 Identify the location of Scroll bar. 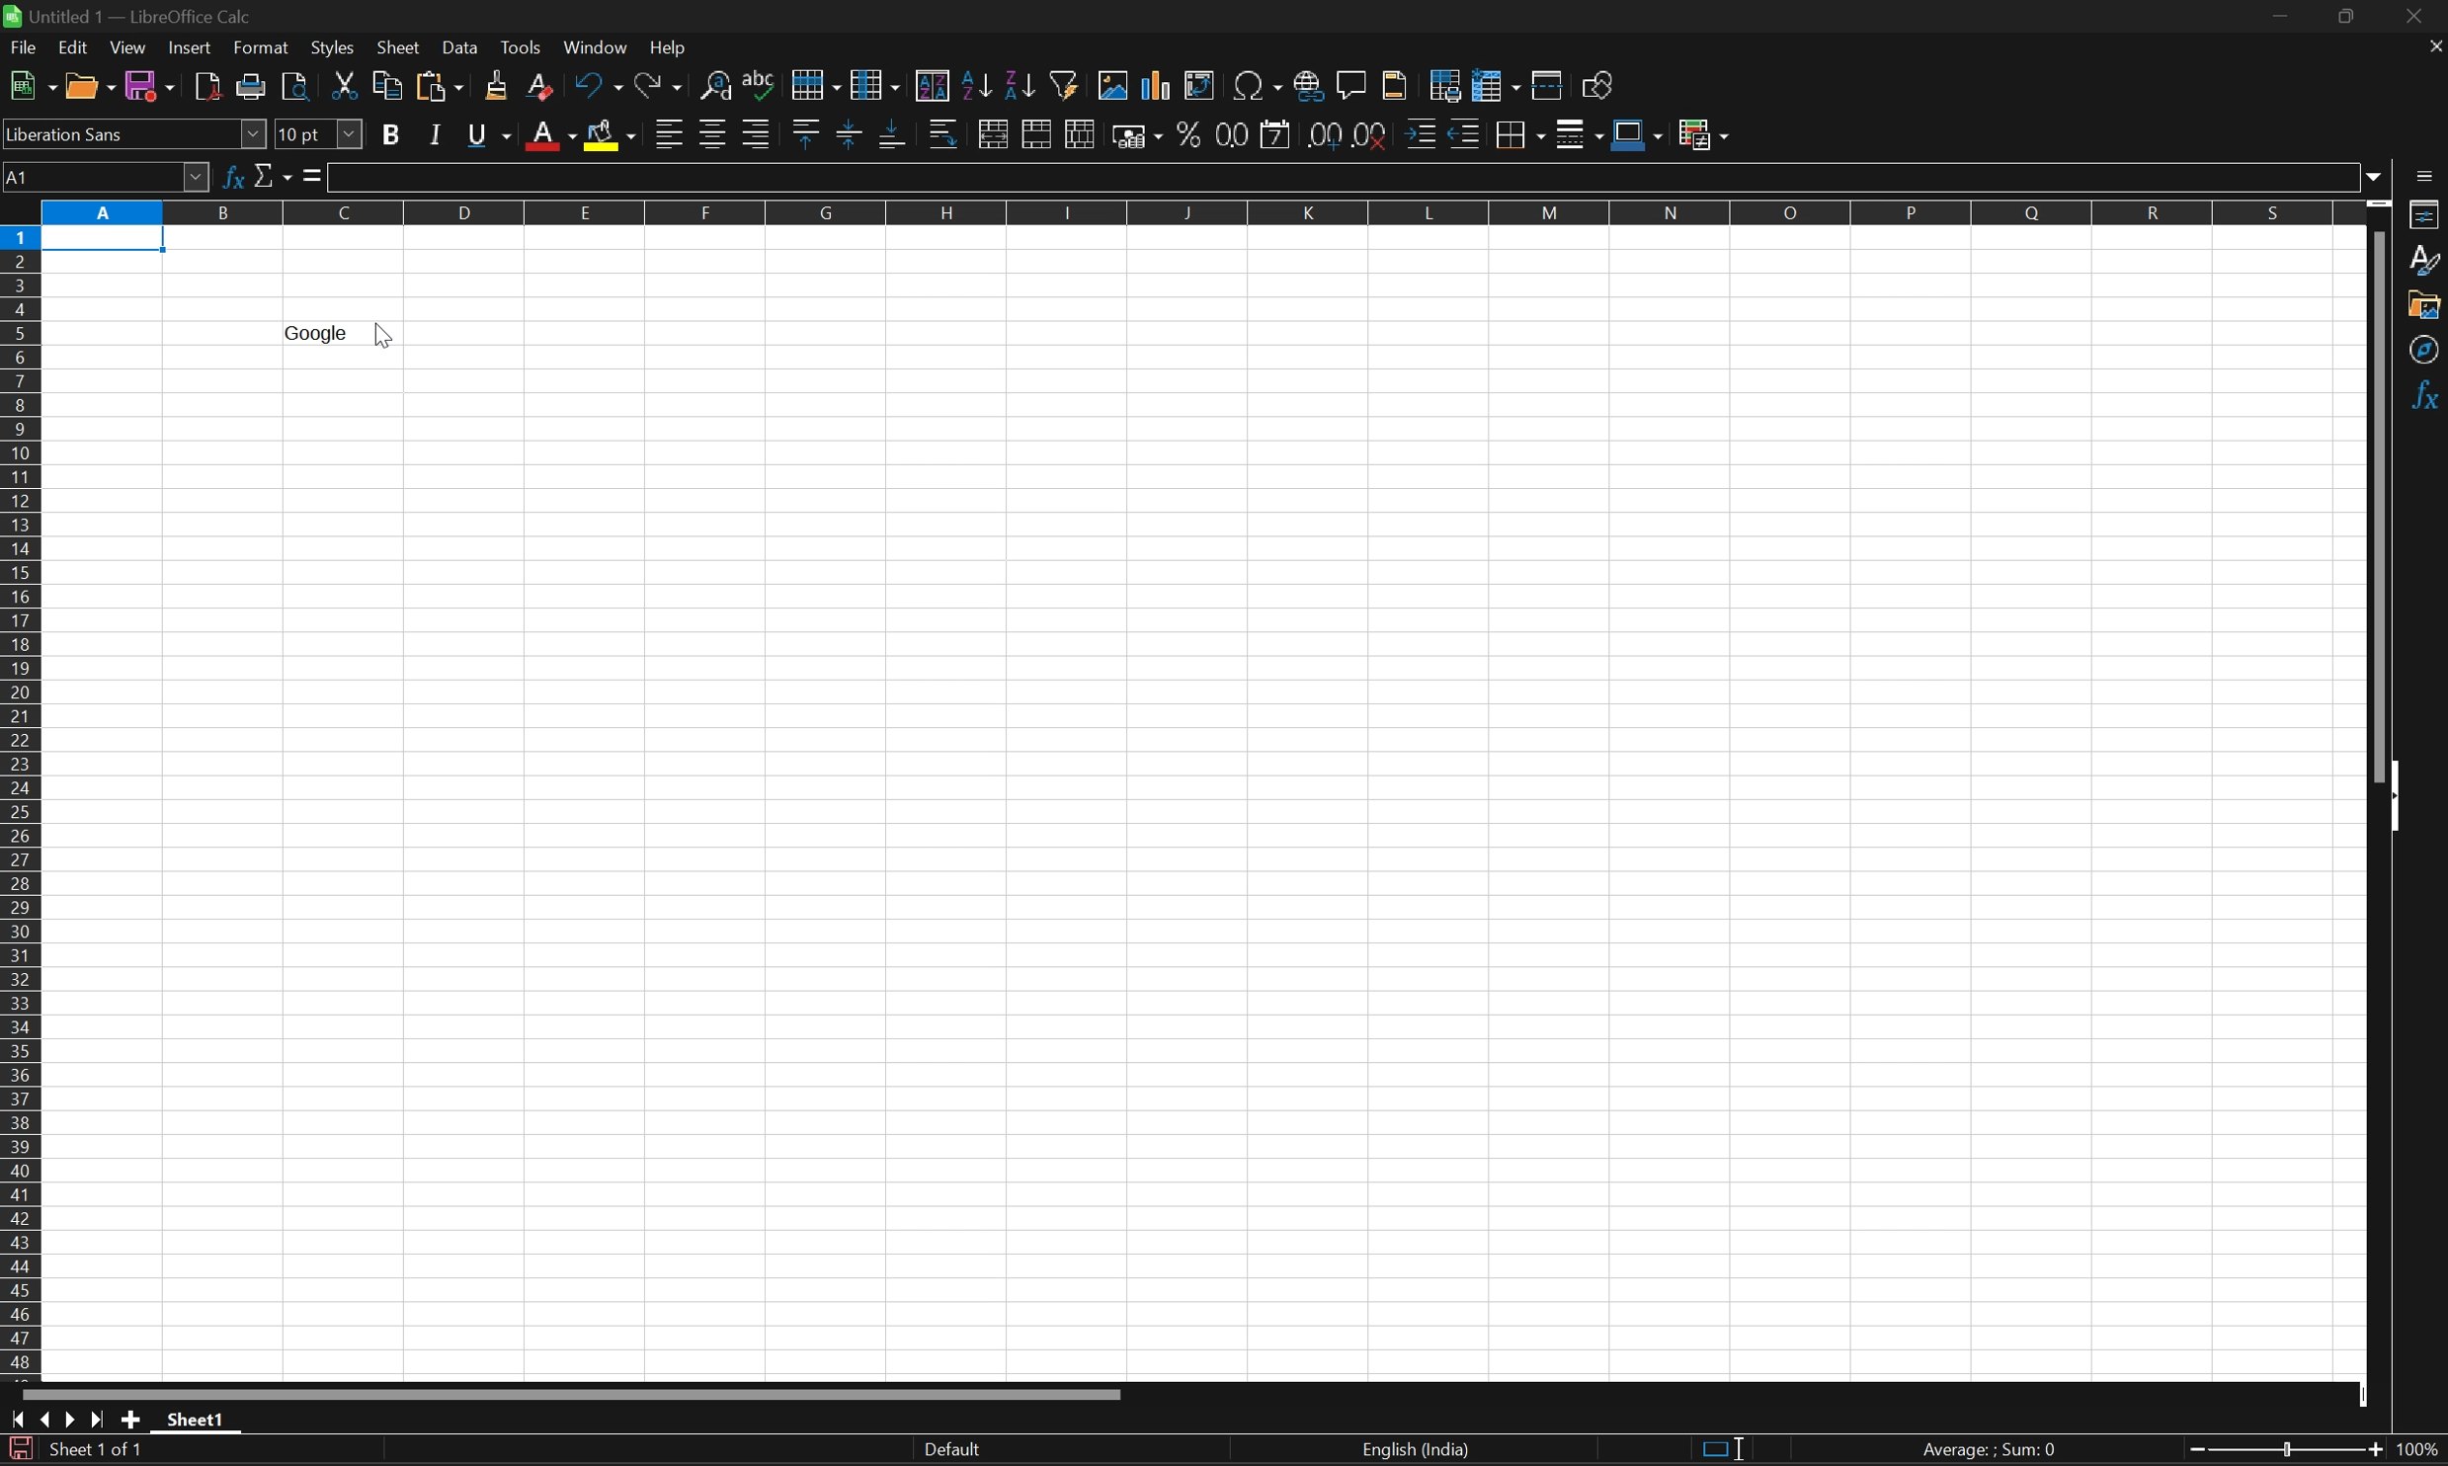
(2378, 503).